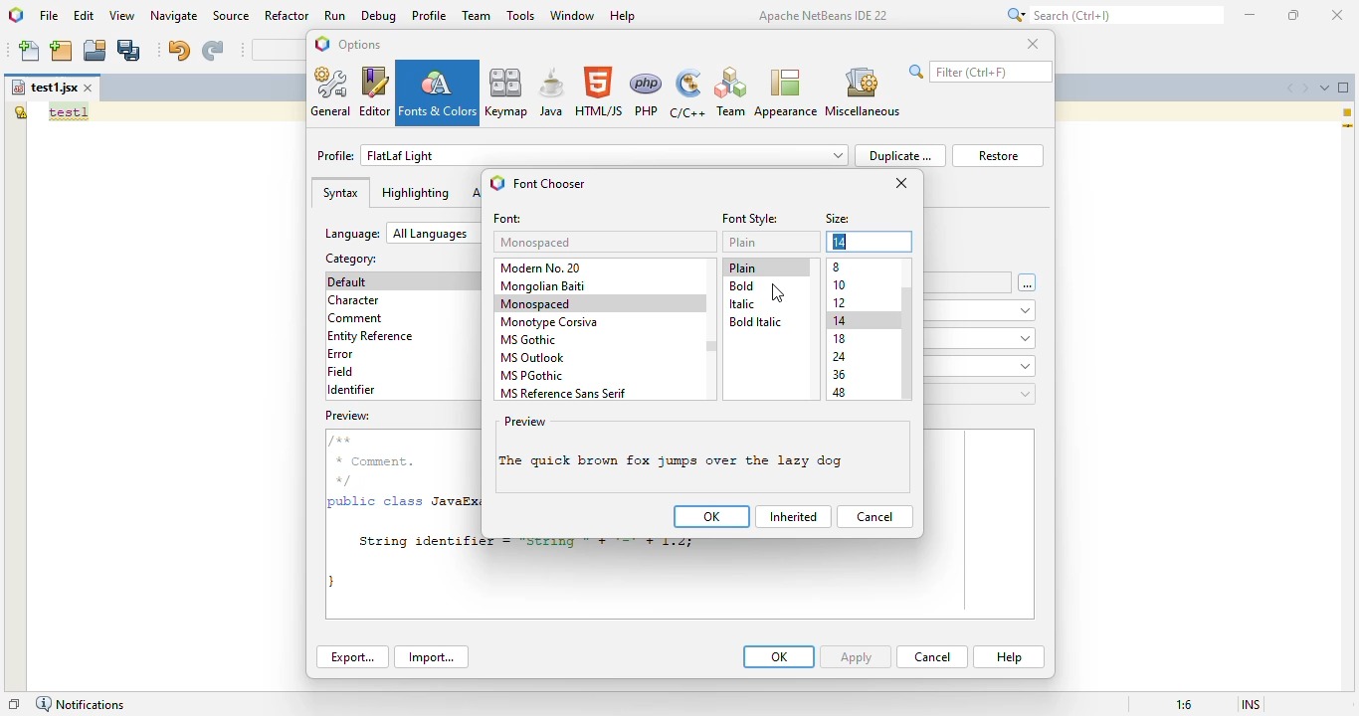 This screenshot has width=1359, height=716. I want to click on 8, so click(839, 267).